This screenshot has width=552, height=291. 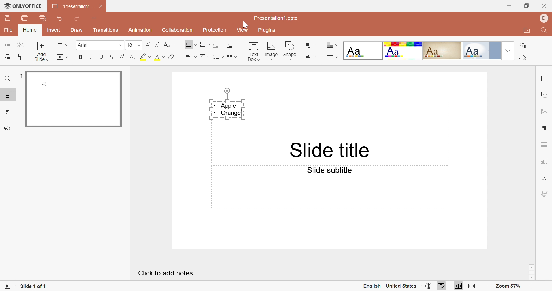 I want to click on Quick Print, so click(x=42, y=19).